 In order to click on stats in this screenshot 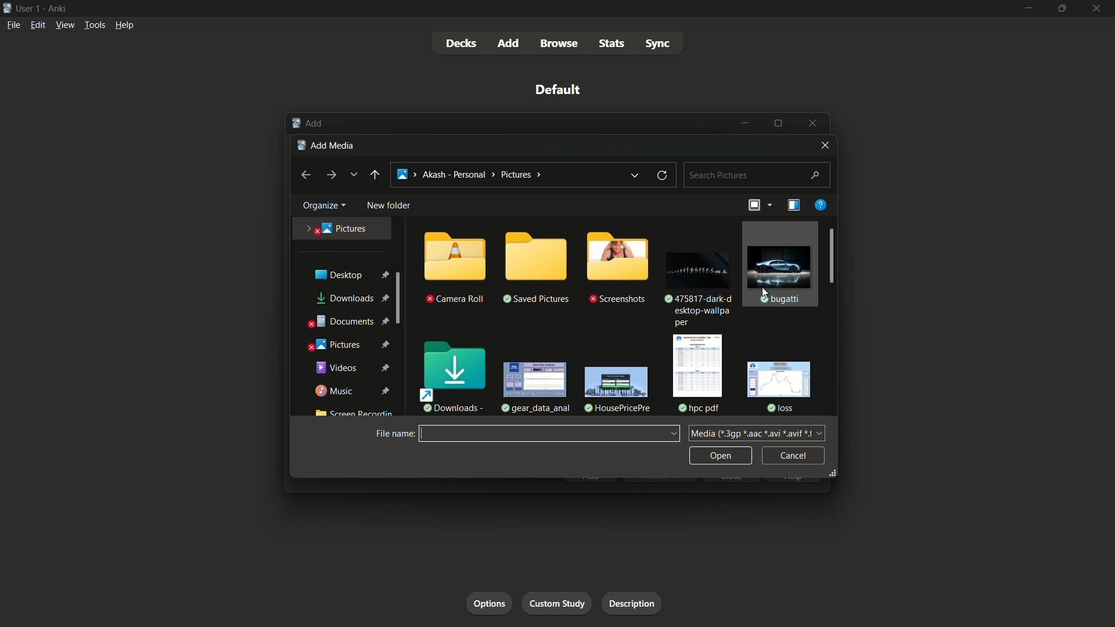, I will do `click(612, 44)`.